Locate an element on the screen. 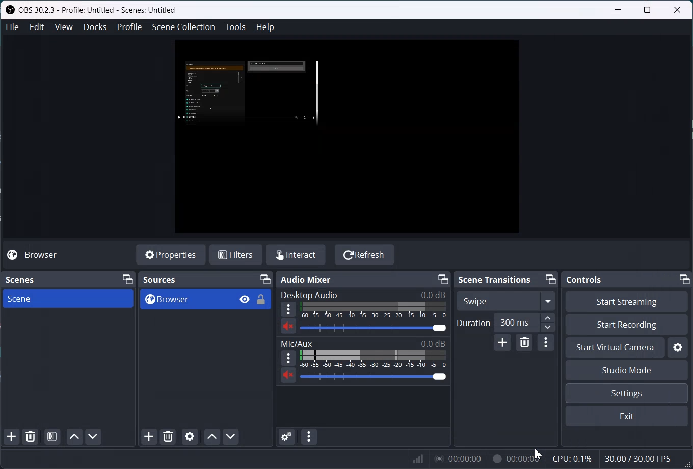 This screenshot has height=469, width=693. Audio mixer menu is located at coordinates (309, 436).